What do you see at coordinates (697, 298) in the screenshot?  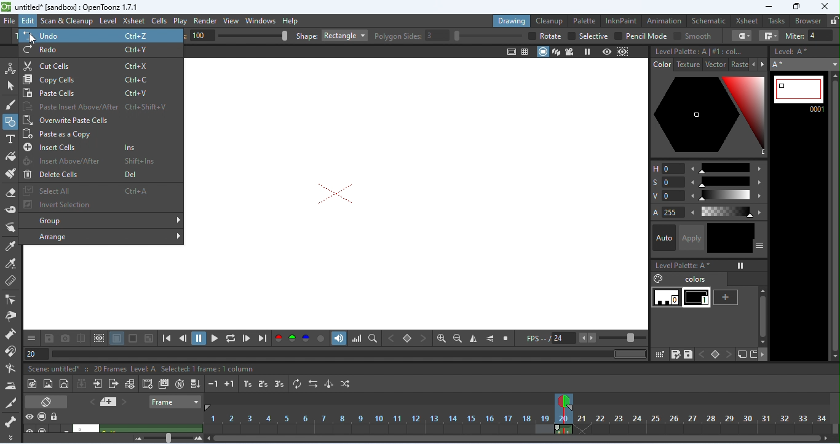 I see `1` at bounding box center [697, 298].